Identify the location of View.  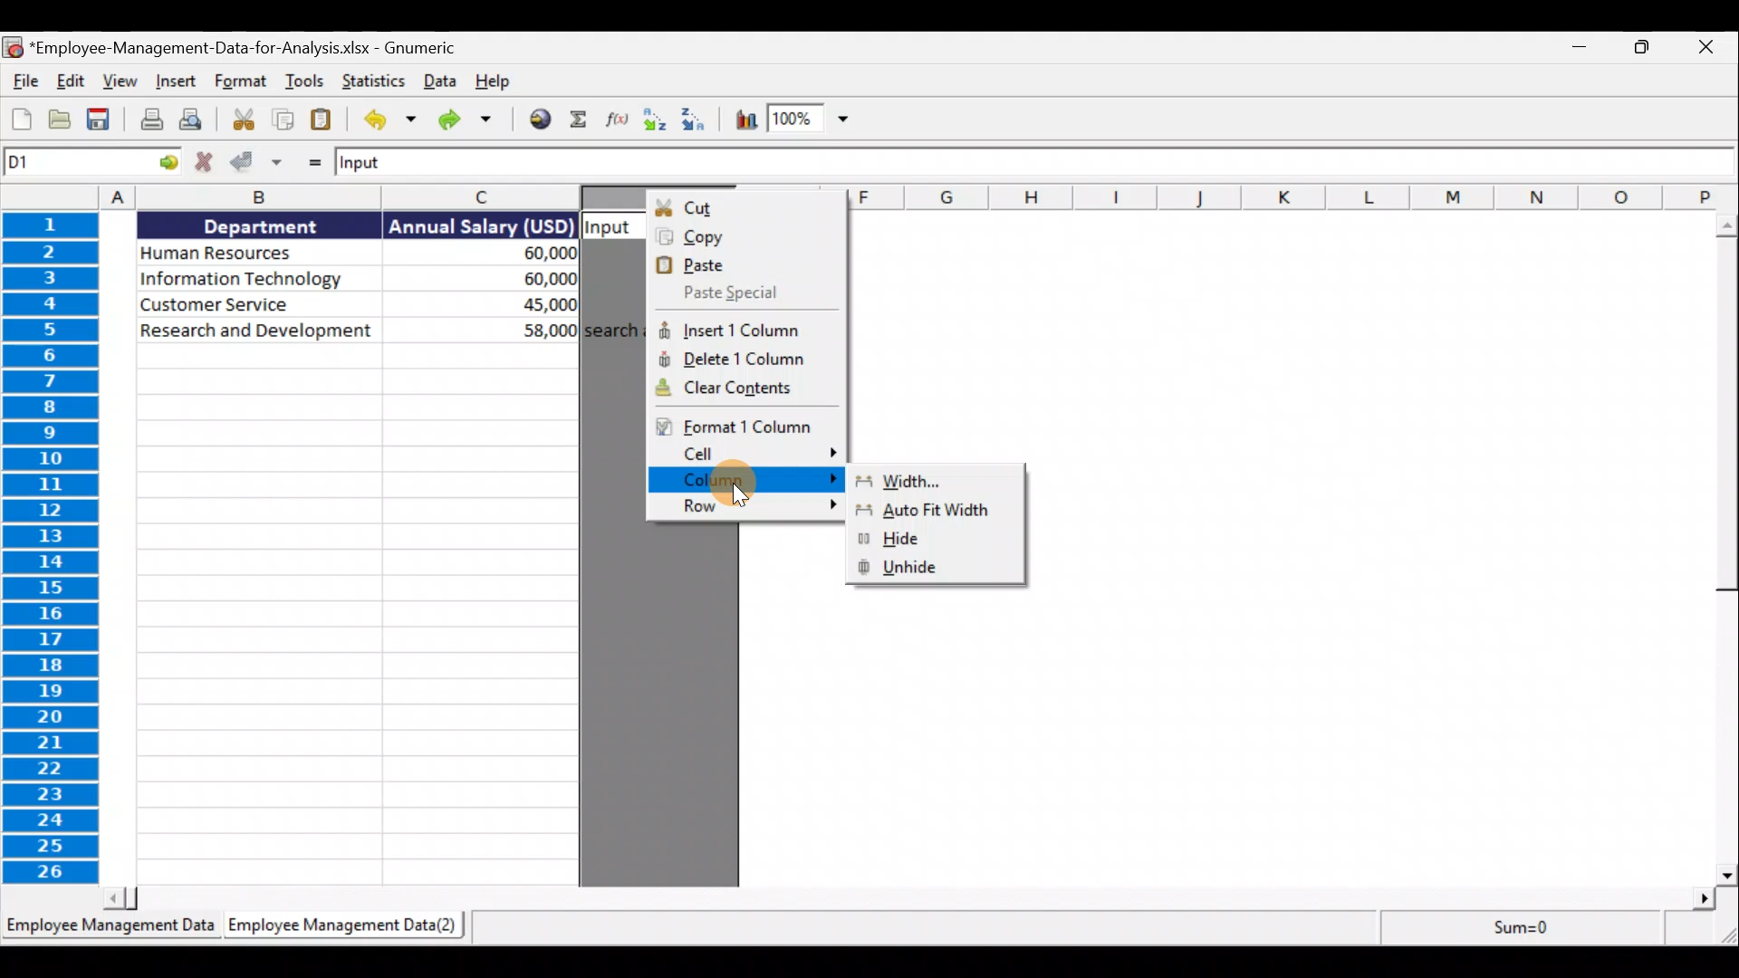
(123, 78).